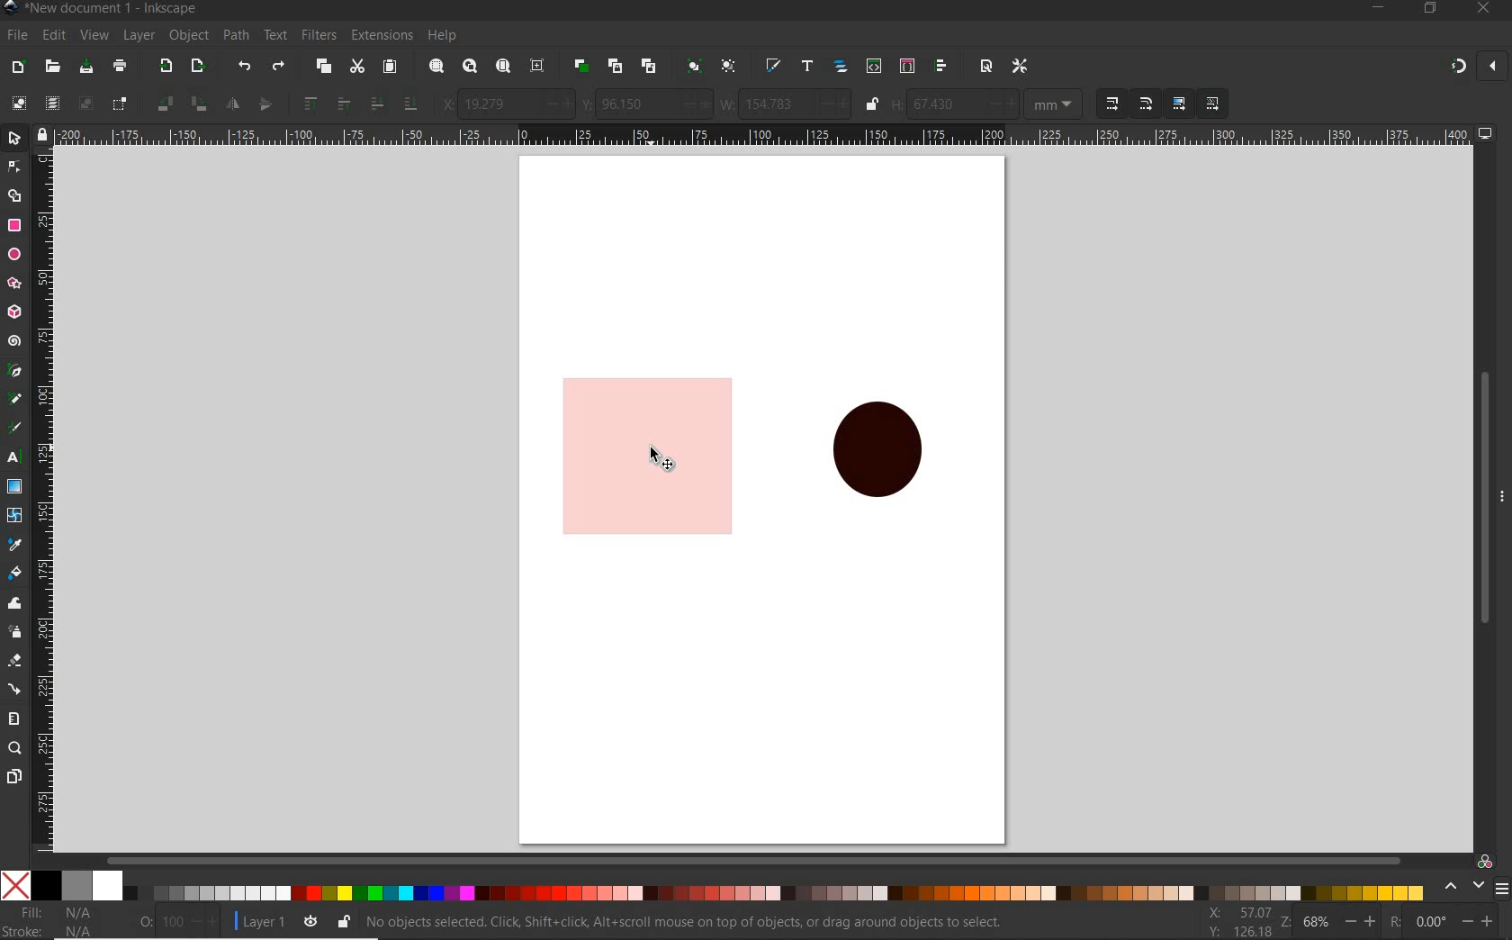  Describe the element at coordinates (752, 858) in the screenshot. I see `scrollbar` at that location.